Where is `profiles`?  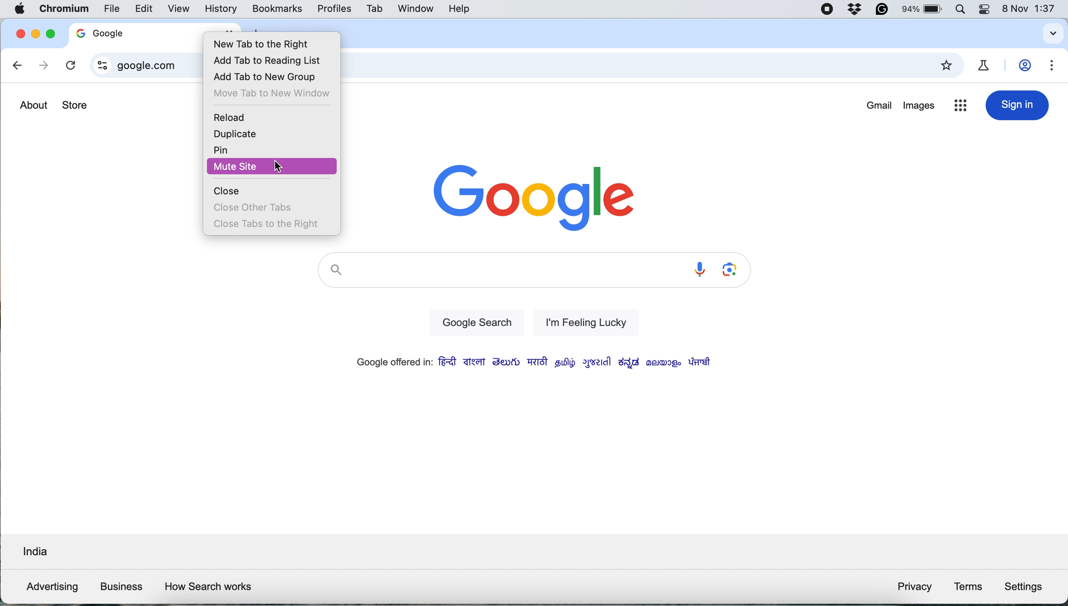
profiles is located at coordinates (334, 8).